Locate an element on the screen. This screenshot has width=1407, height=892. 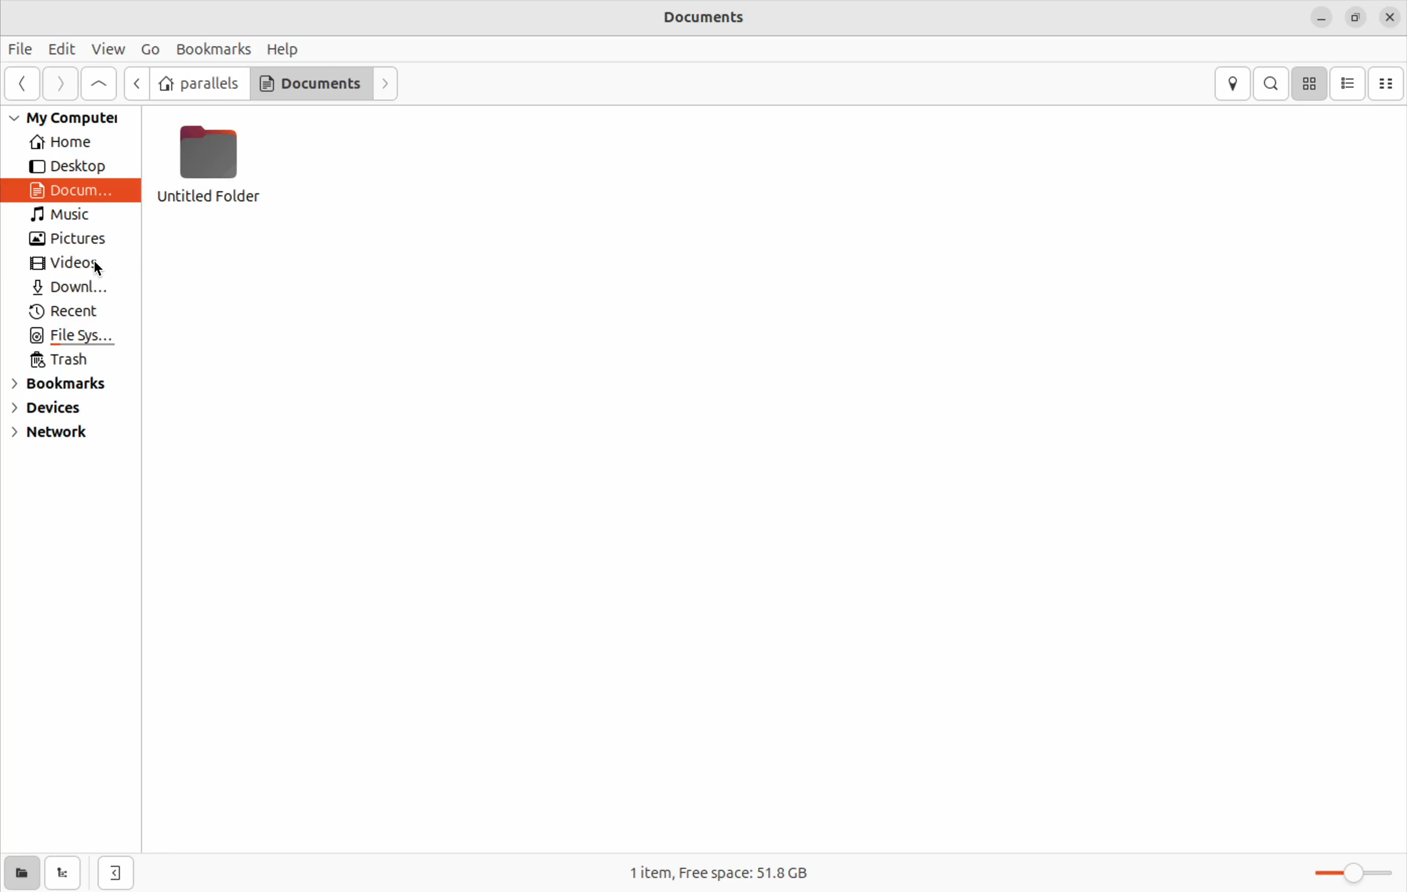
Documents is located at coordinates (311, 84).